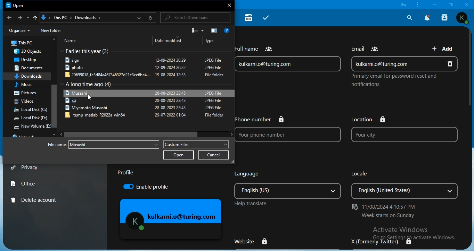  Describe the element at coordinates (35, 18) in the screenshot. I see `` at that location.